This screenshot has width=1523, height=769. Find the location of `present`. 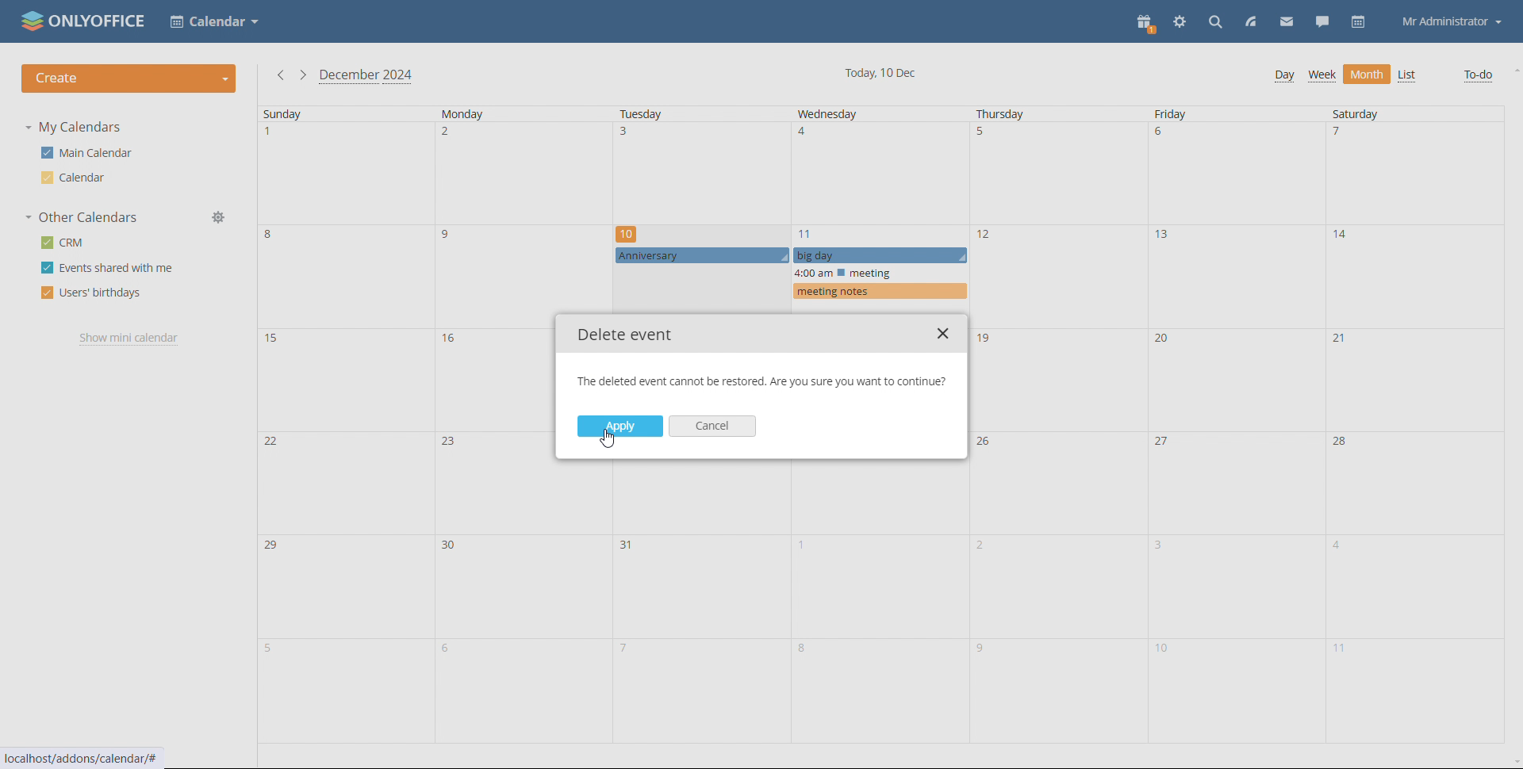

present is located at coordinates (1146, 22).